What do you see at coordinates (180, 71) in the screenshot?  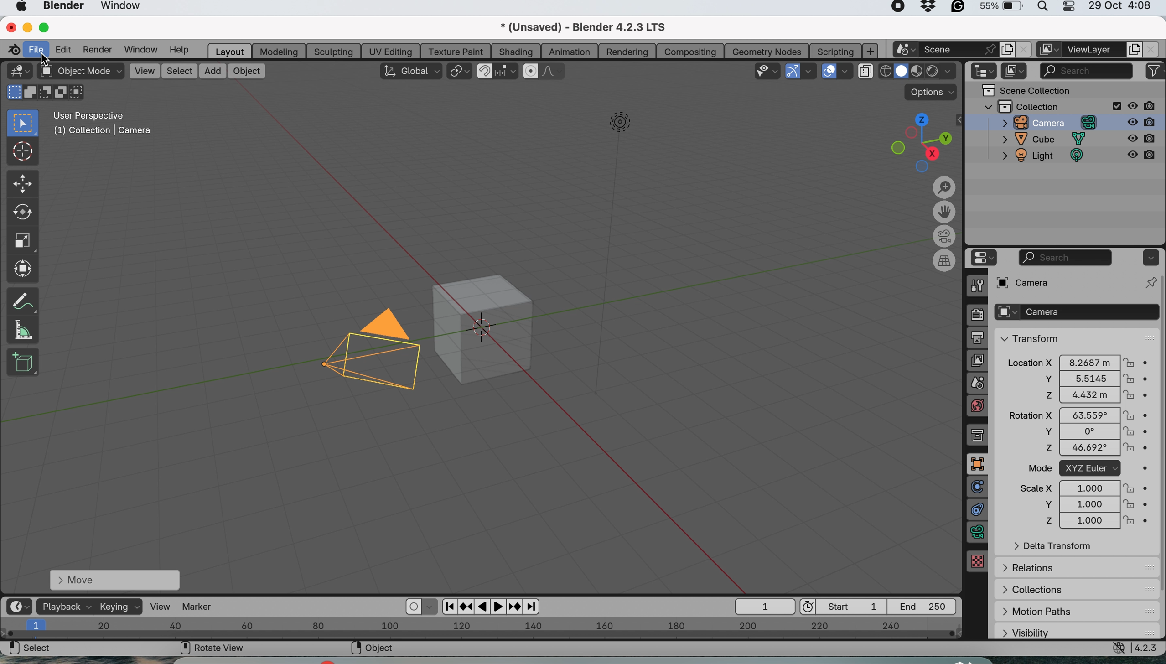 I see `select` at bounding box center [180, 71].